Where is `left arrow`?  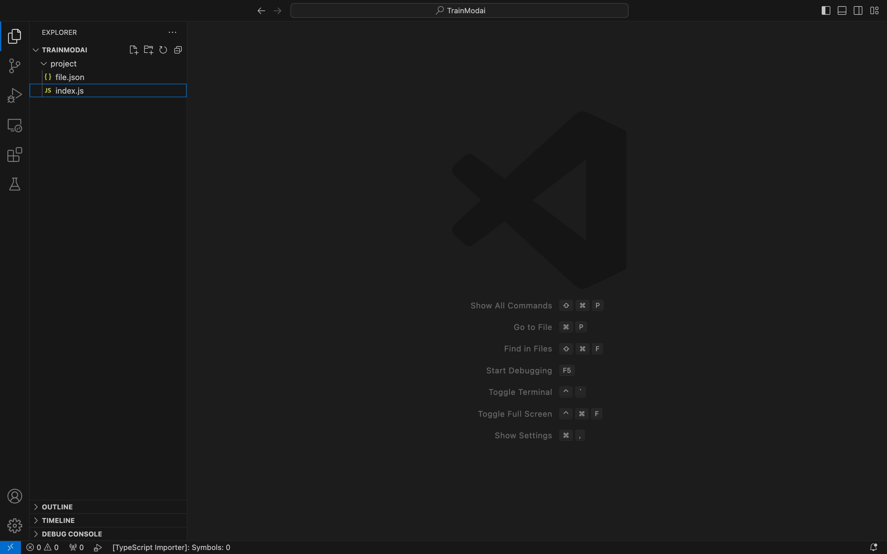 left arrow is located at coordinates (281, 9).